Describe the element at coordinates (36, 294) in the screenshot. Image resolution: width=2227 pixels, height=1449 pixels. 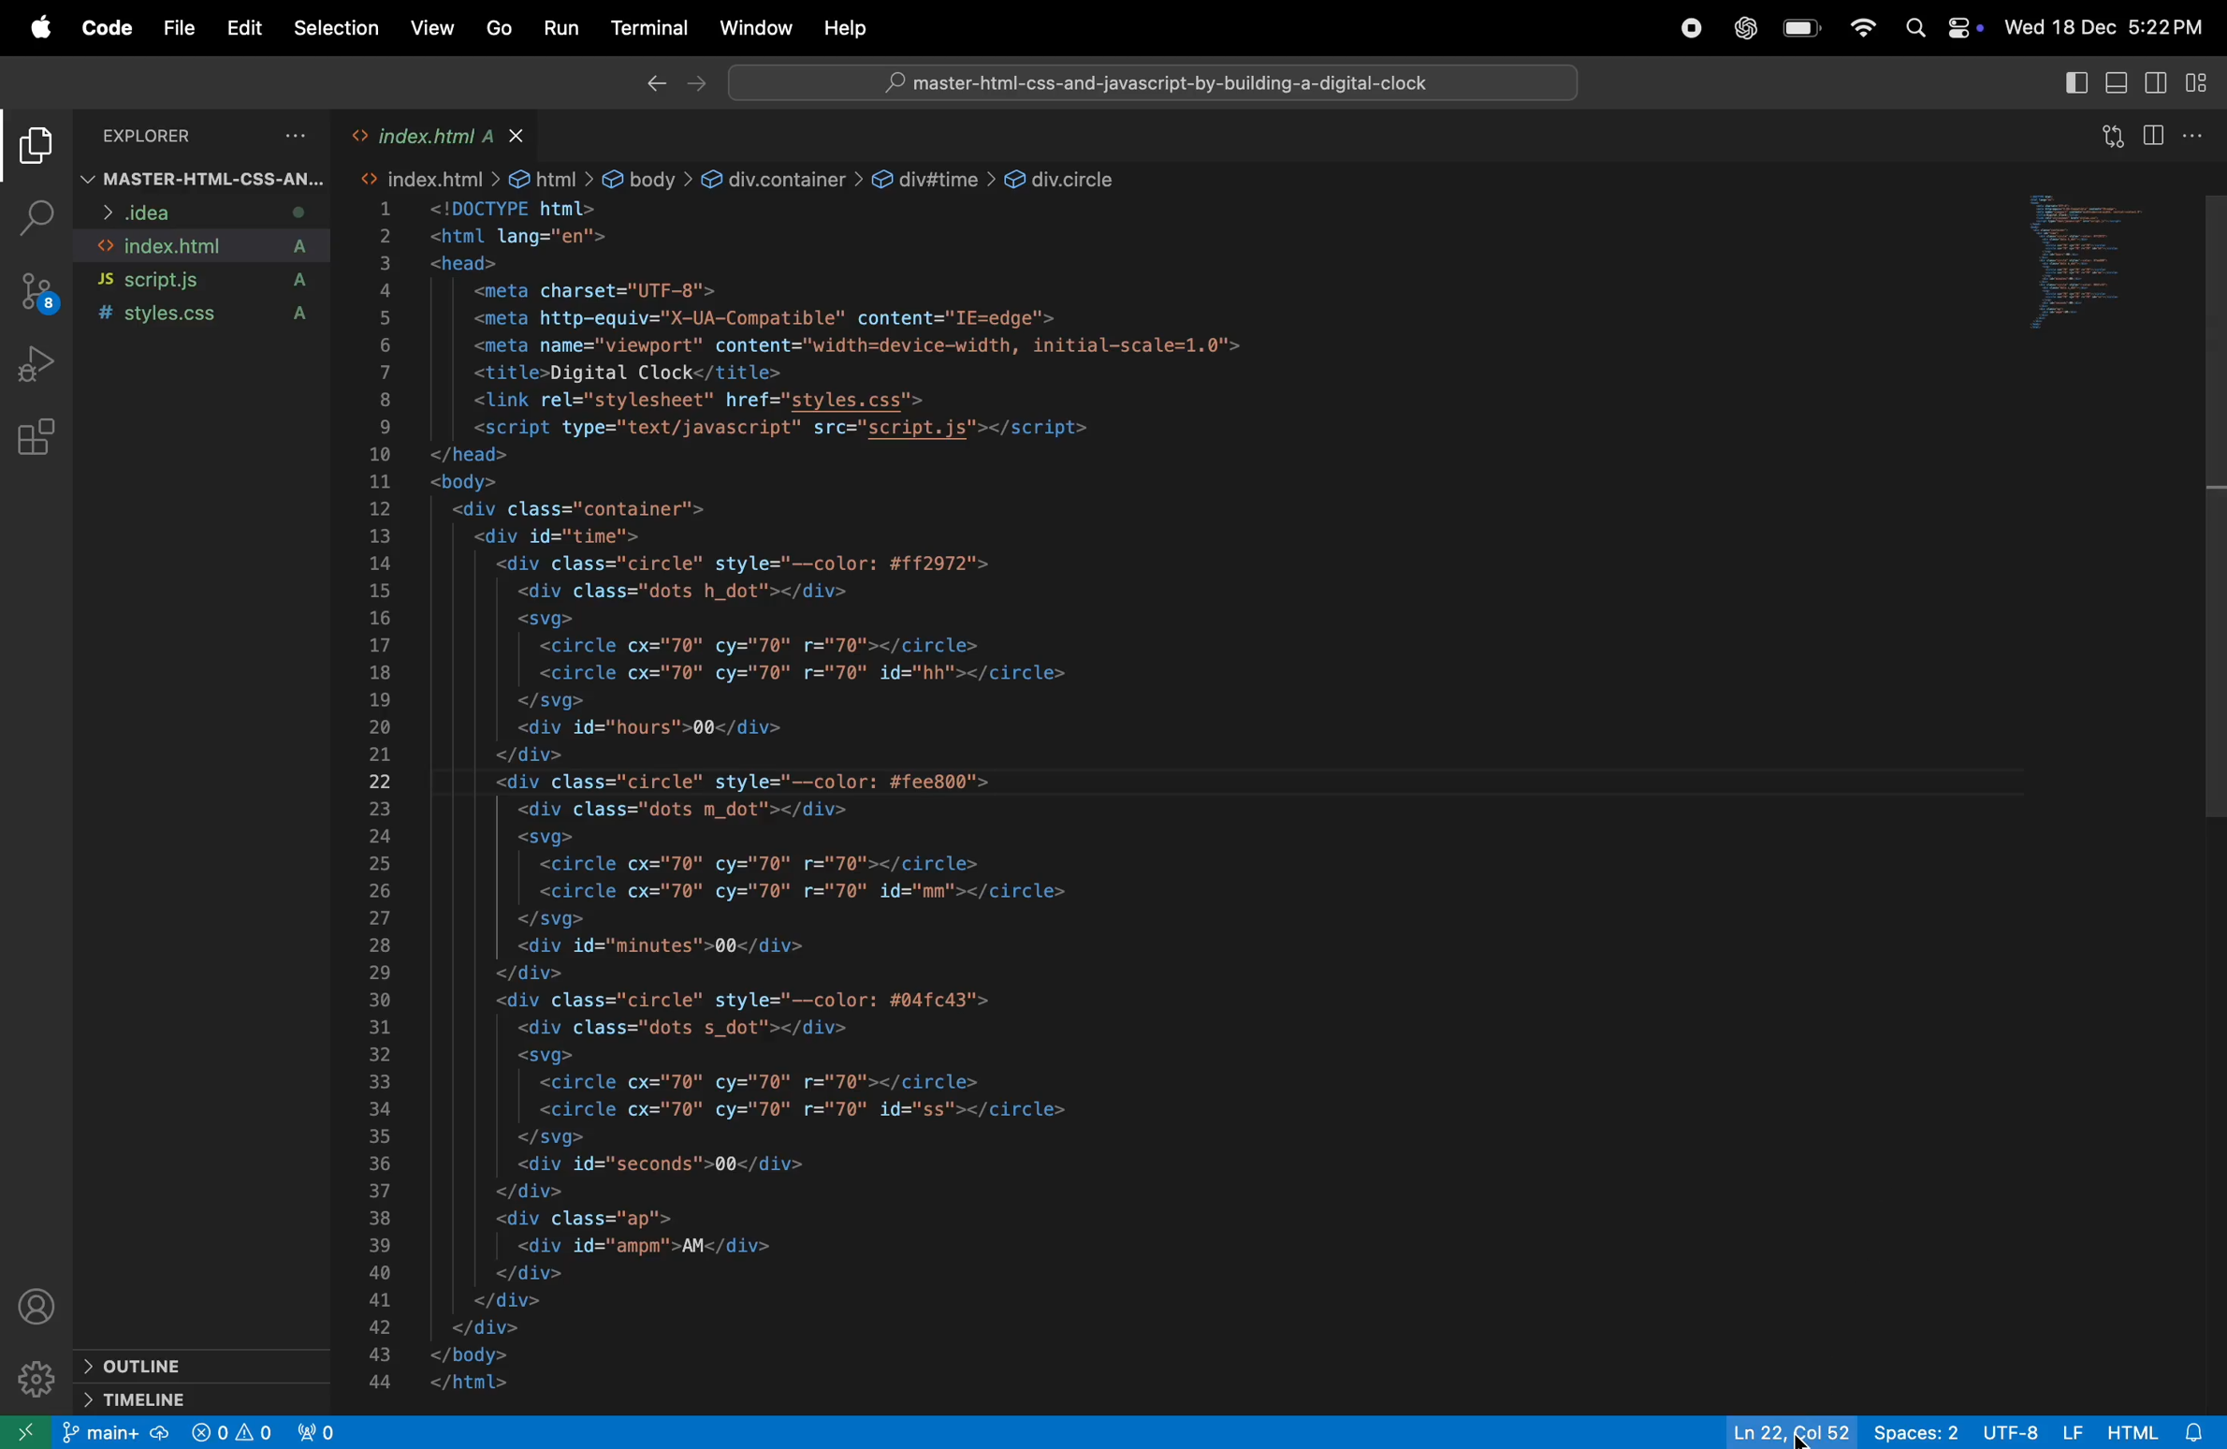
I see `source control` at that location.